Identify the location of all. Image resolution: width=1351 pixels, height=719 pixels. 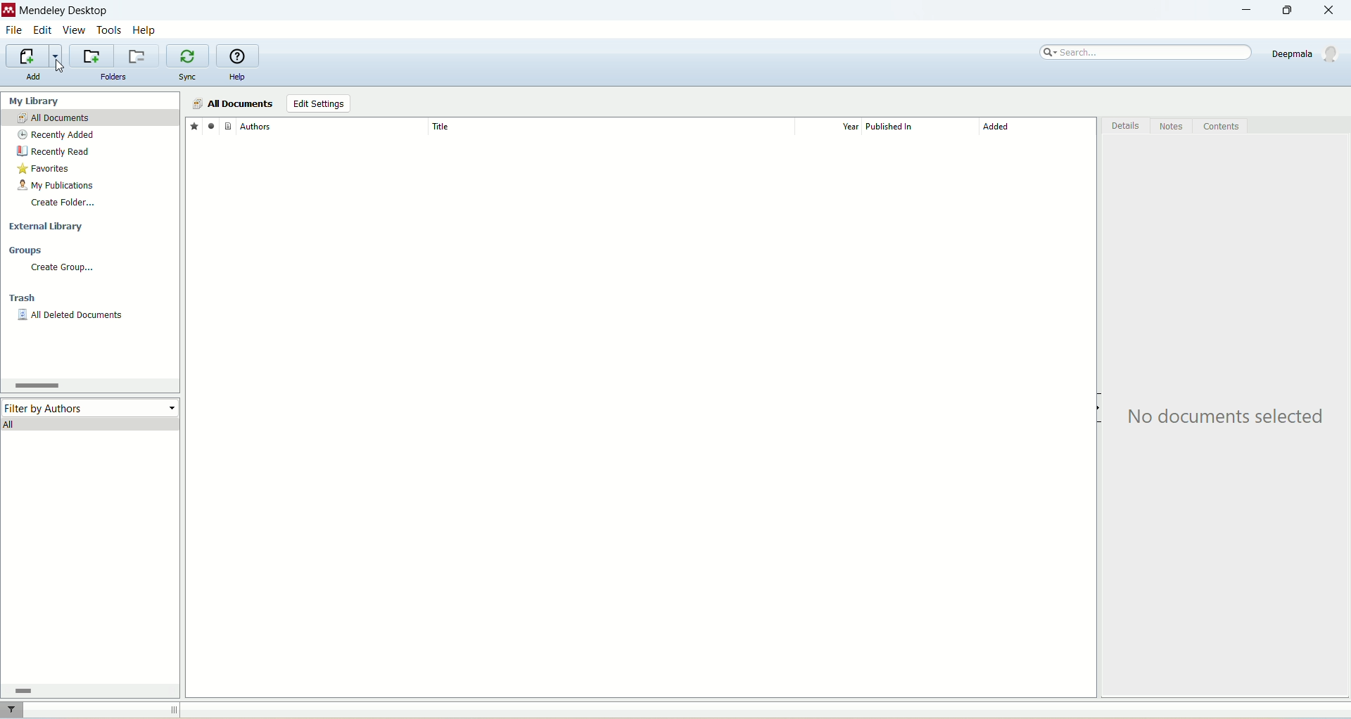
(91, 424).